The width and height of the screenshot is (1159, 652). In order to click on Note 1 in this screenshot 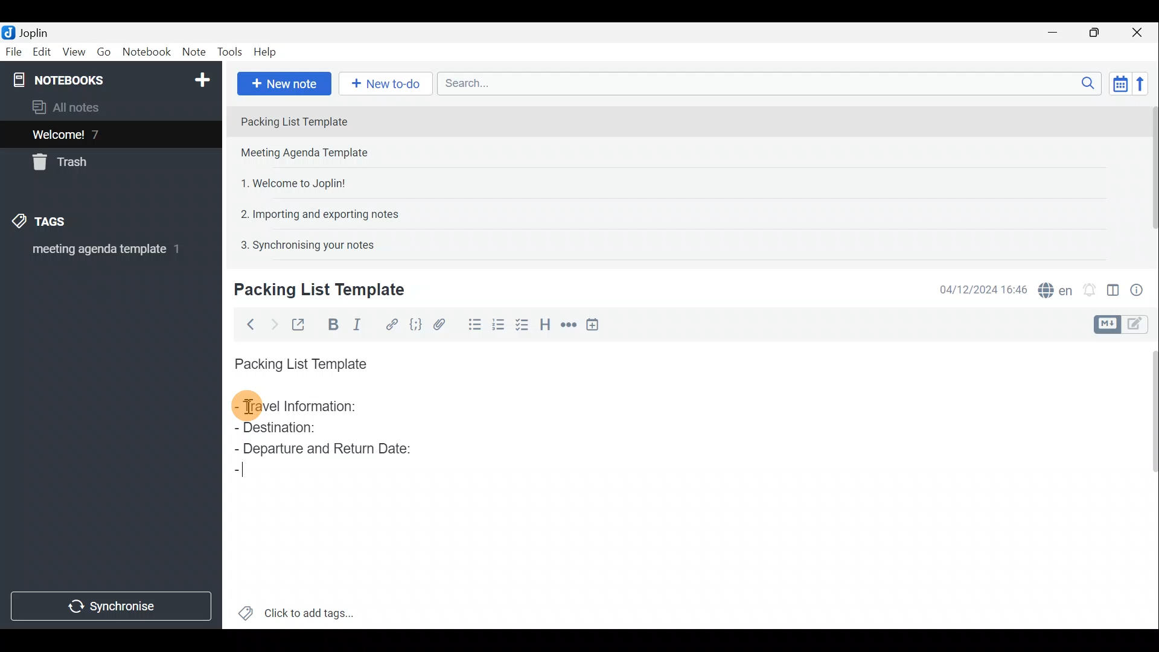, I will do `click(337, 120)`.